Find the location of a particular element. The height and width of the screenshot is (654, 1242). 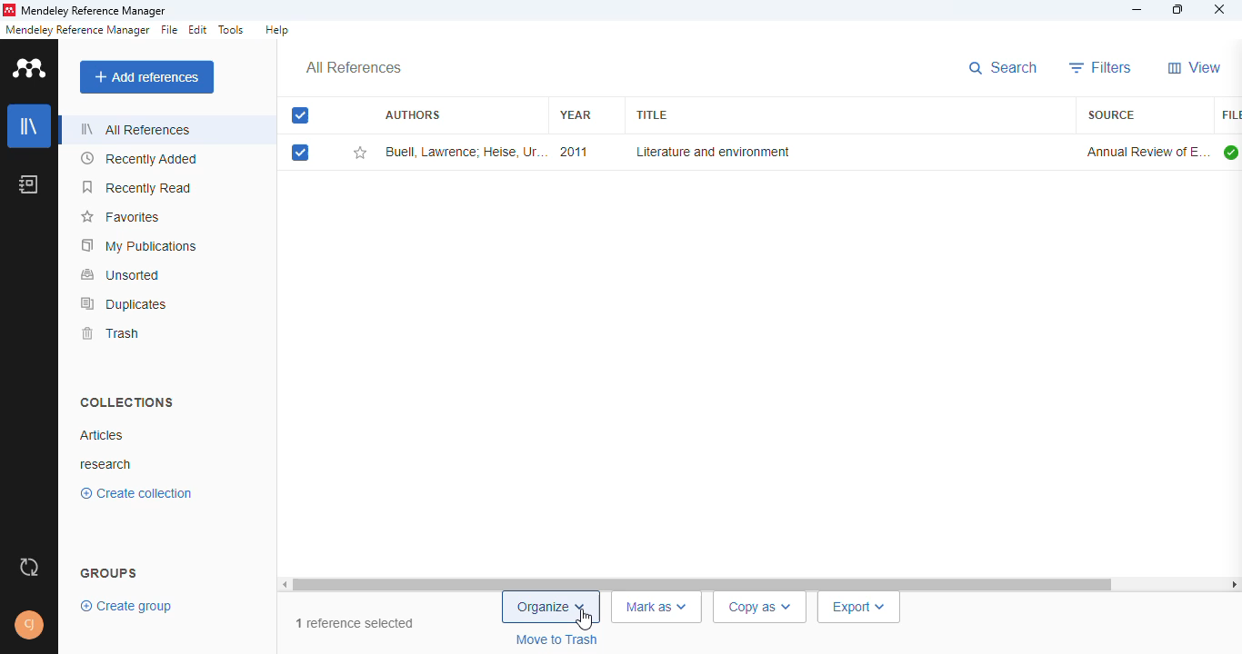

2011 is located at coordinates (573, 152).